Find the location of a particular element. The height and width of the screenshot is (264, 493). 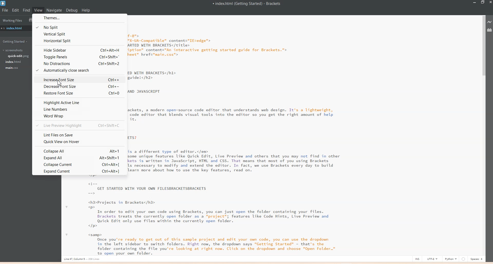

Hide Sidebar is located at coordinates (79, 50).